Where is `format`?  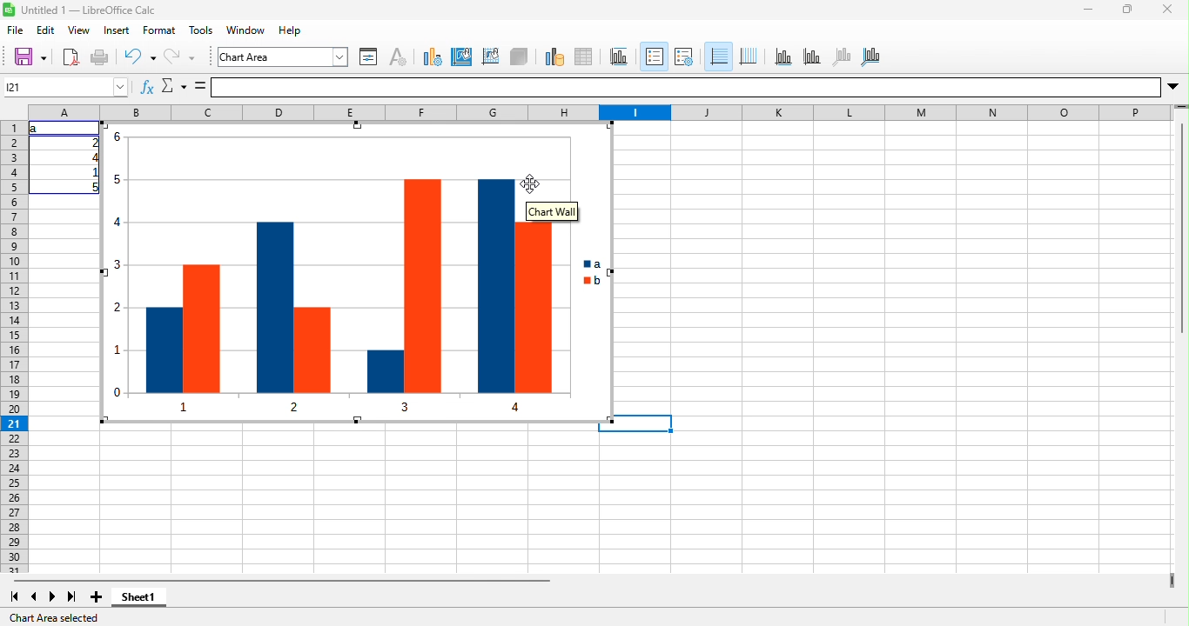
format is located at coordinates (159, 30).